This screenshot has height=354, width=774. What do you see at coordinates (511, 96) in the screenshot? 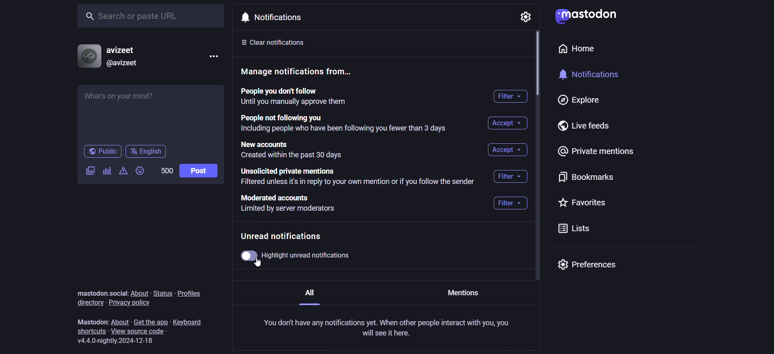
I see `filter` at bounding box center [511, 96].